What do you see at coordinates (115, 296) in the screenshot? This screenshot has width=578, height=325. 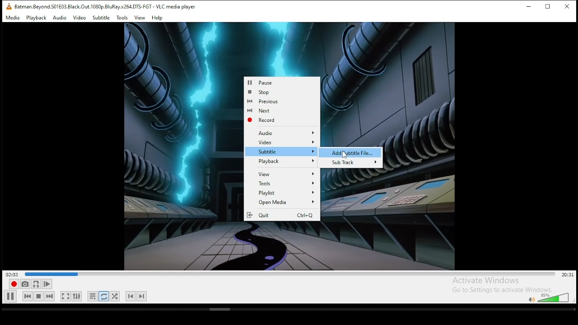 I see `random` at bounding box center [115, 296].